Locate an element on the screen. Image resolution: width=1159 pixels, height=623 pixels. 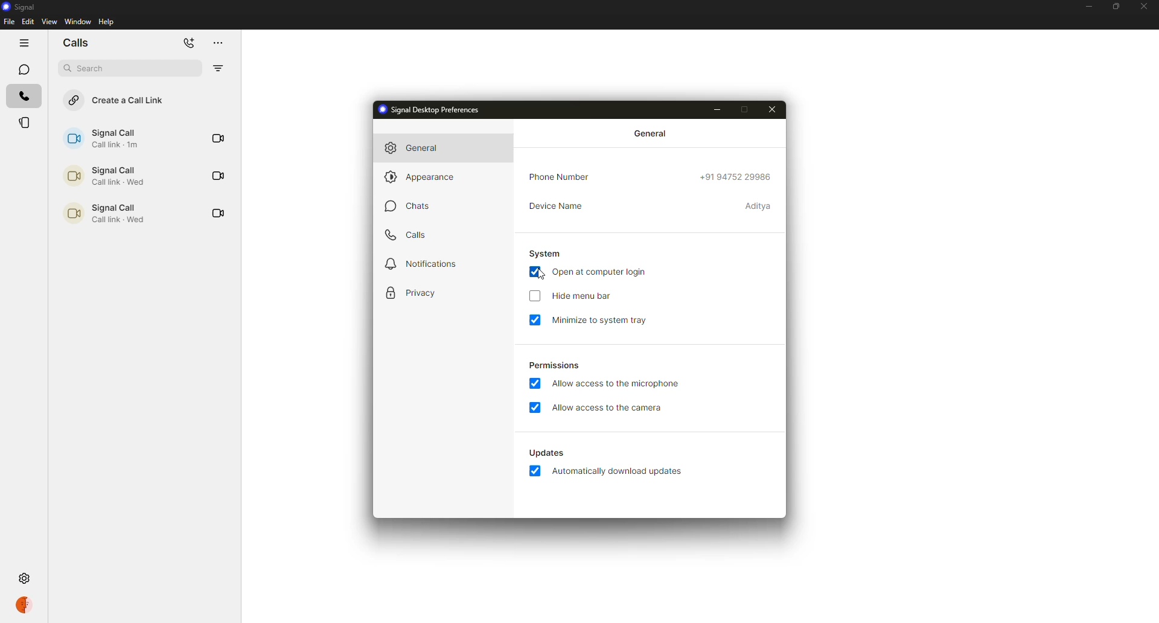
close is located at coordinates (1145, 5).